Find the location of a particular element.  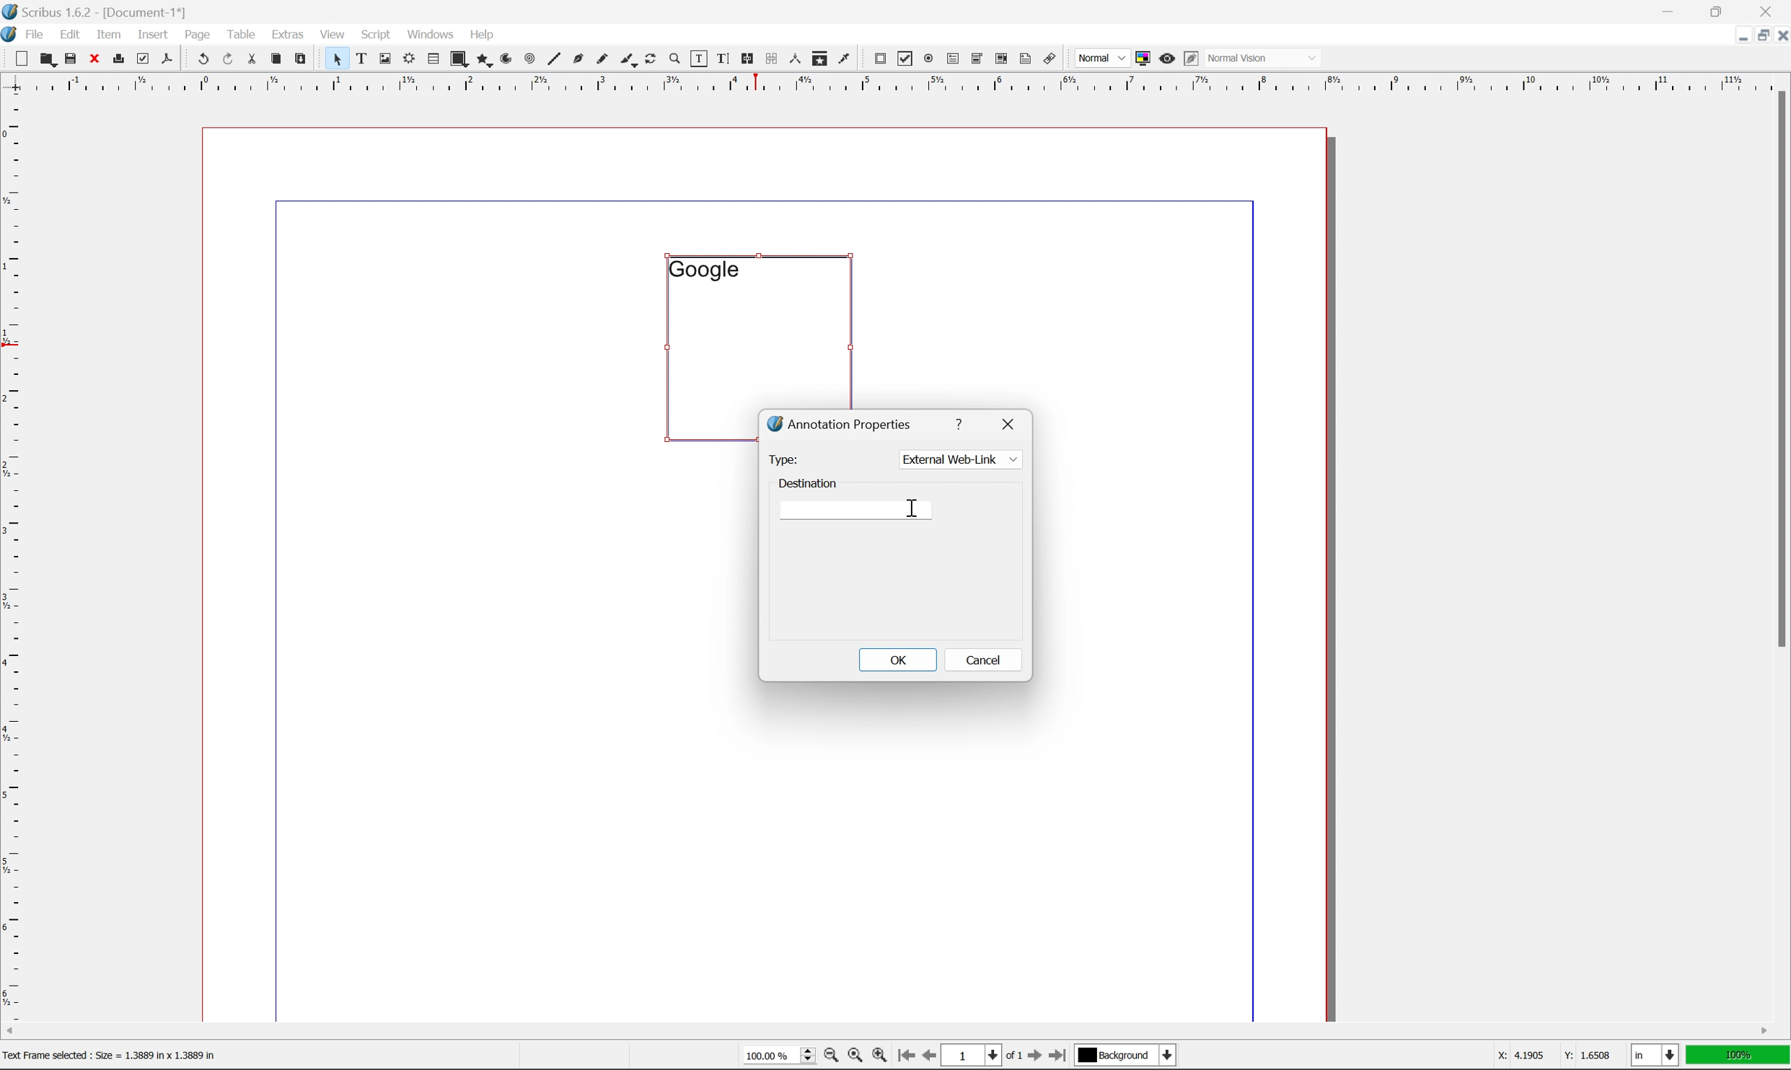

pdf checkbox is located at coordinates (902, 60).